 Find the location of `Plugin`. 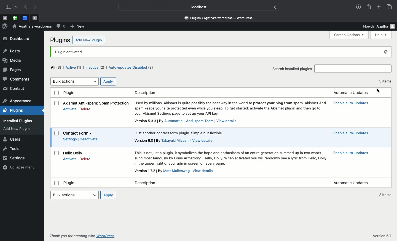

Plugin is located at coordinates (70, 93).